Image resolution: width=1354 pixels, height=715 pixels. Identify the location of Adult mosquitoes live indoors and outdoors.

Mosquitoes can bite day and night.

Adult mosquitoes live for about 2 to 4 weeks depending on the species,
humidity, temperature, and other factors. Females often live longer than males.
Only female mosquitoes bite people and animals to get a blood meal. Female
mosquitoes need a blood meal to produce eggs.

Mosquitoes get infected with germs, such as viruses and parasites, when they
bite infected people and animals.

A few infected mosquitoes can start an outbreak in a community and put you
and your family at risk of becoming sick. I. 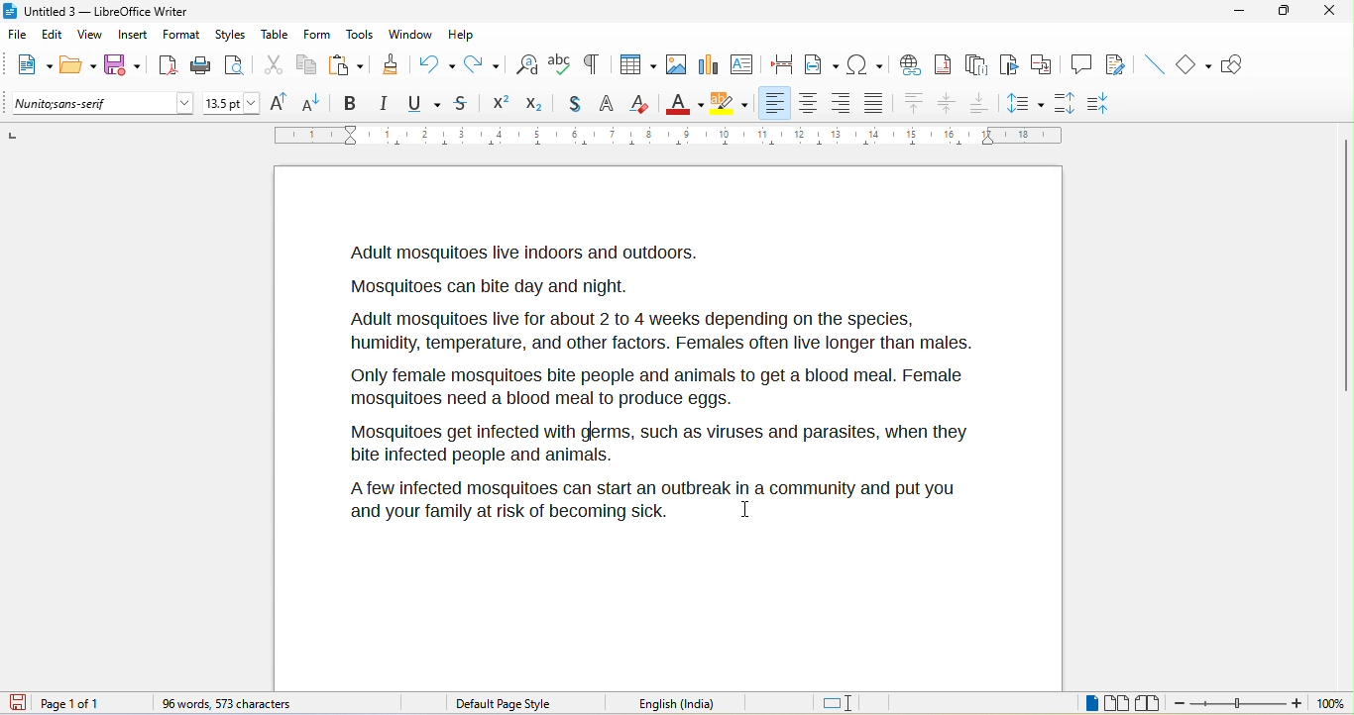
(664, 380).